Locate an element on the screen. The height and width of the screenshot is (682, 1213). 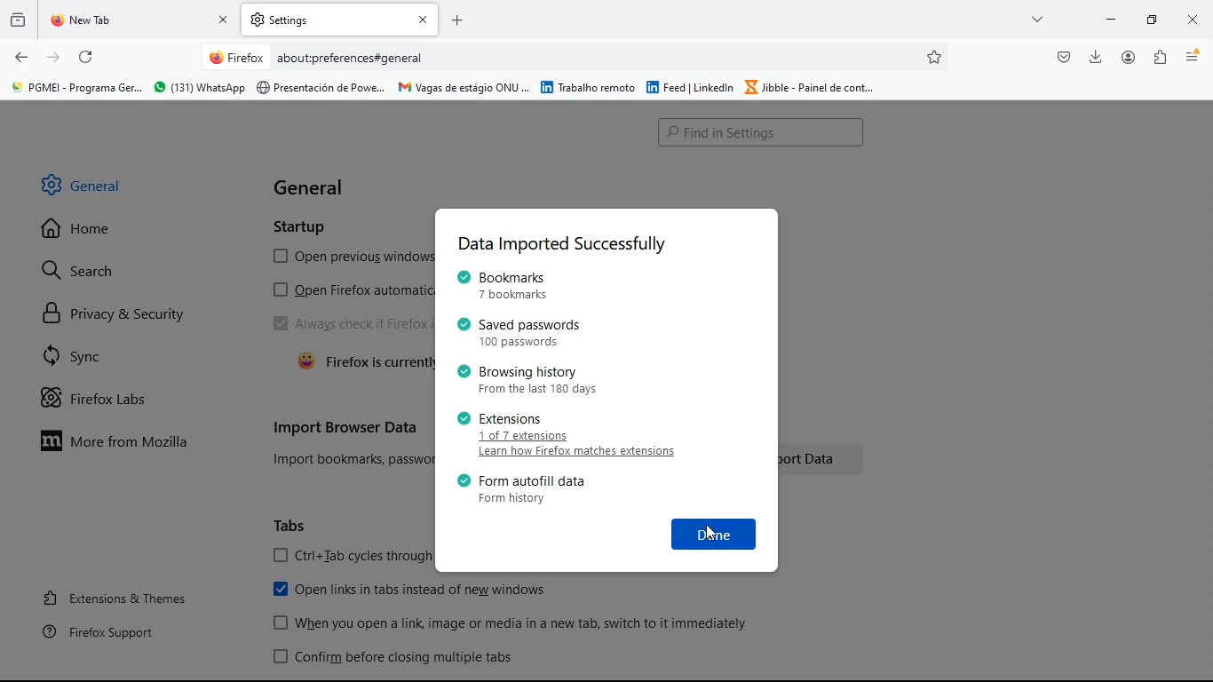
&' PGMEI - Programa Ger. is located at coordinates (75, 88).